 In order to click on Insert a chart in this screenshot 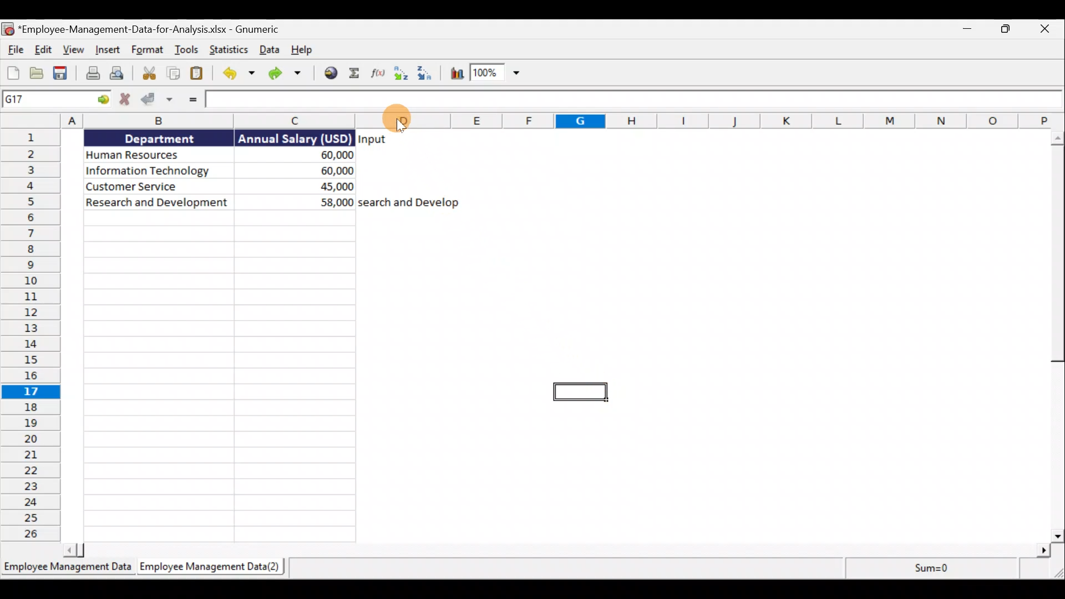, I will do `click(457, 74)`.